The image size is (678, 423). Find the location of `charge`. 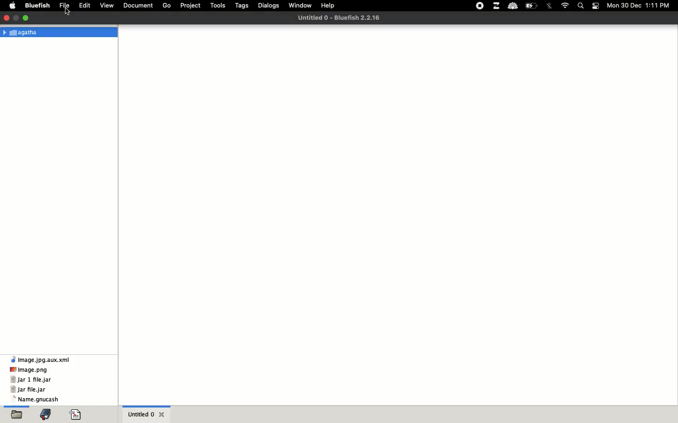

charge is located at coordinates (533, 5).